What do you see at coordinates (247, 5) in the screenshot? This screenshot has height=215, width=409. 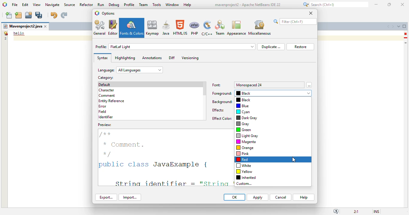 I see `title` at bounding box center [247, 5].